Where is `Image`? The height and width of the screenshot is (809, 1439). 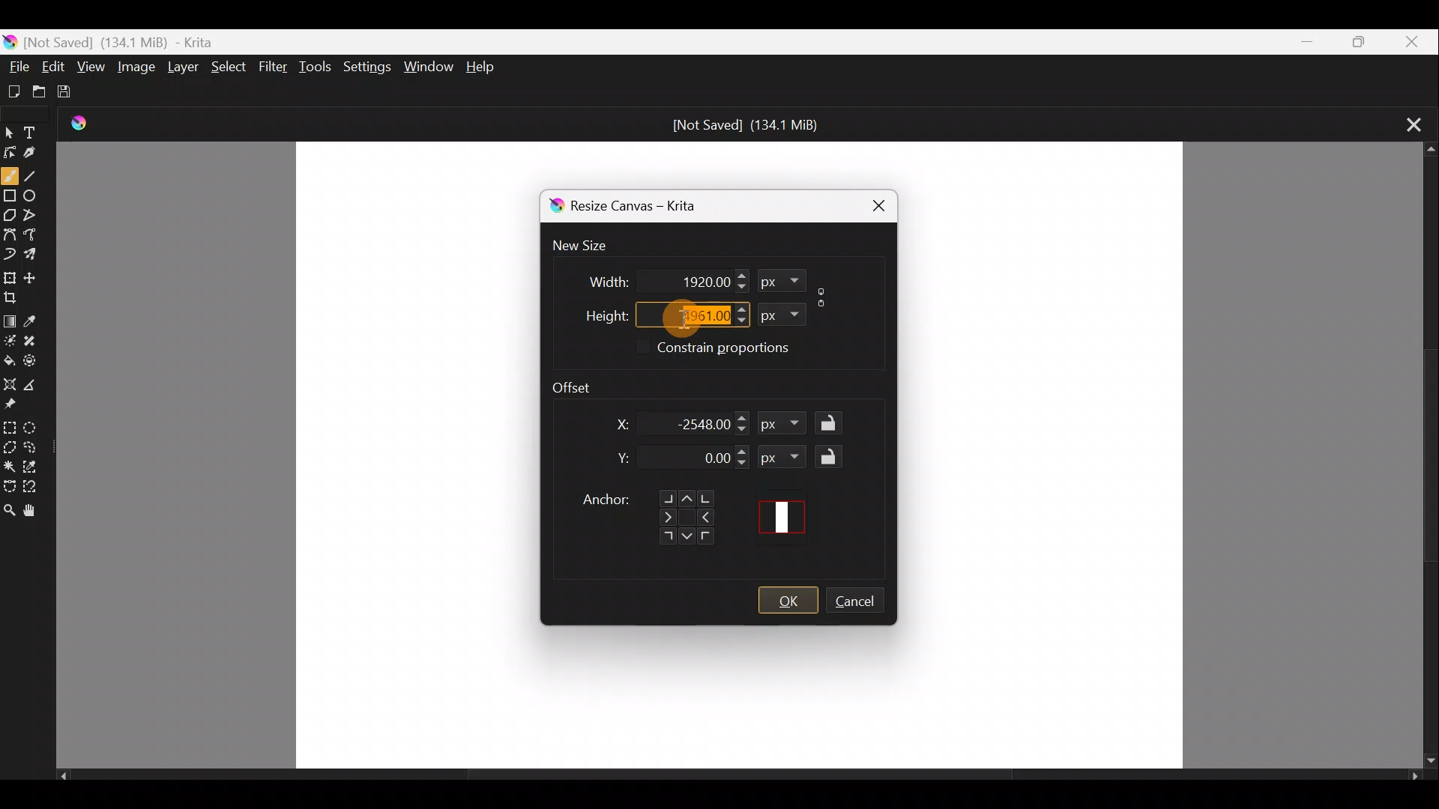 Image is located at coordinates (135, 69).